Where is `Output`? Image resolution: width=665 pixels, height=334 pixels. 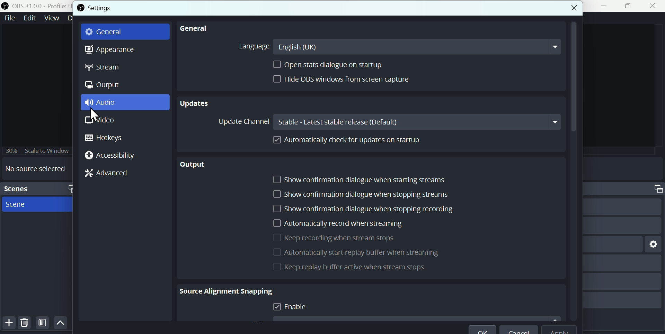
Output is located at coordinates (104, 85).